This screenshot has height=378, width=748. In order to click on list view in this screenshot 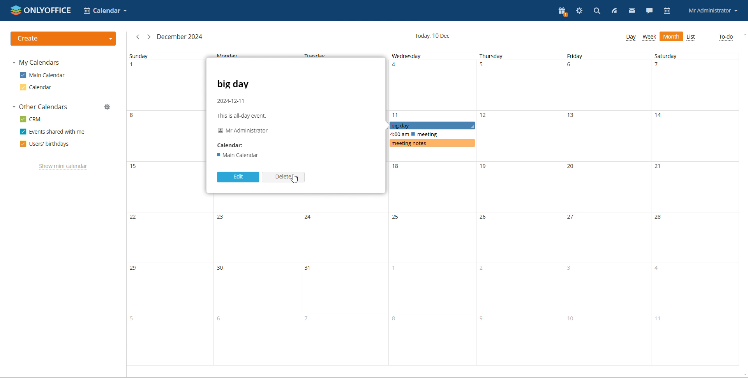, I will do `click(692, 37)`.